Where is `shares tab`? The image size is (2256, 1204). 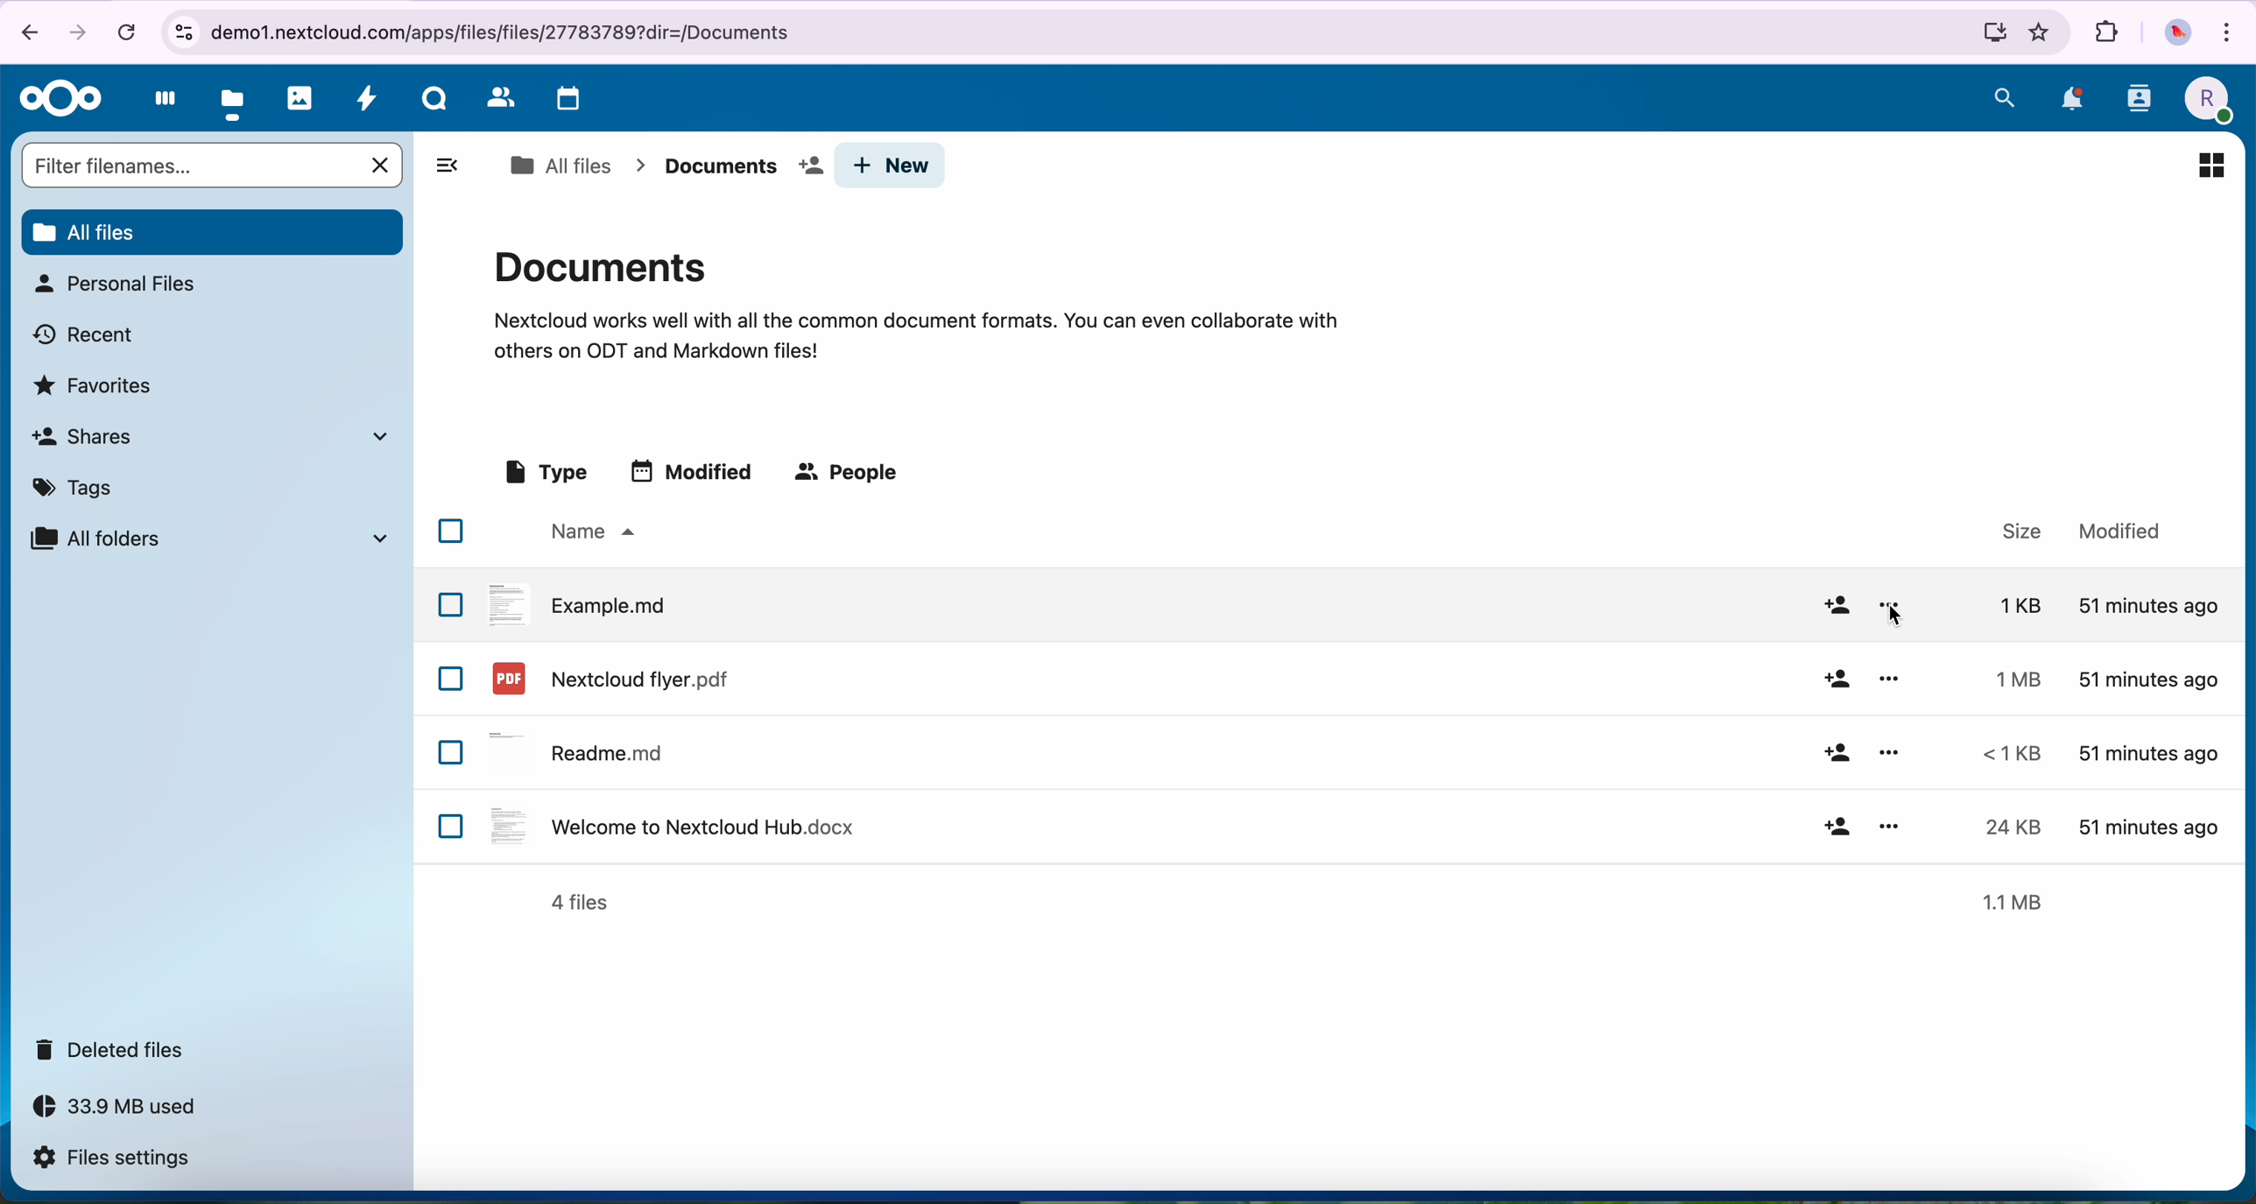
shares tab is located at coordinates (217, 436).